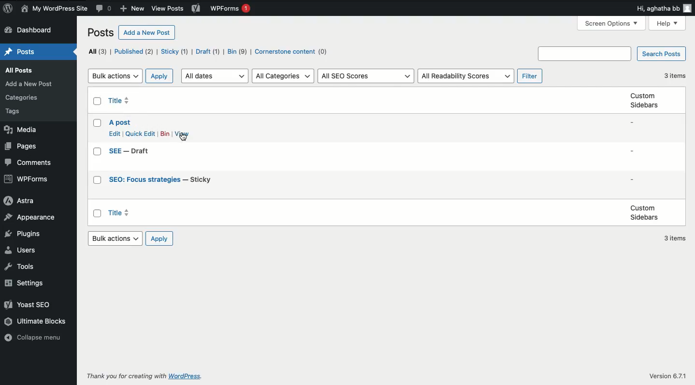 Image resolution: width=695 pixels, height=385 pixels. What do you see at coordinates (115, 76) in the screenshot?
I see `Bulk actions` at bounding box center [115, 76].